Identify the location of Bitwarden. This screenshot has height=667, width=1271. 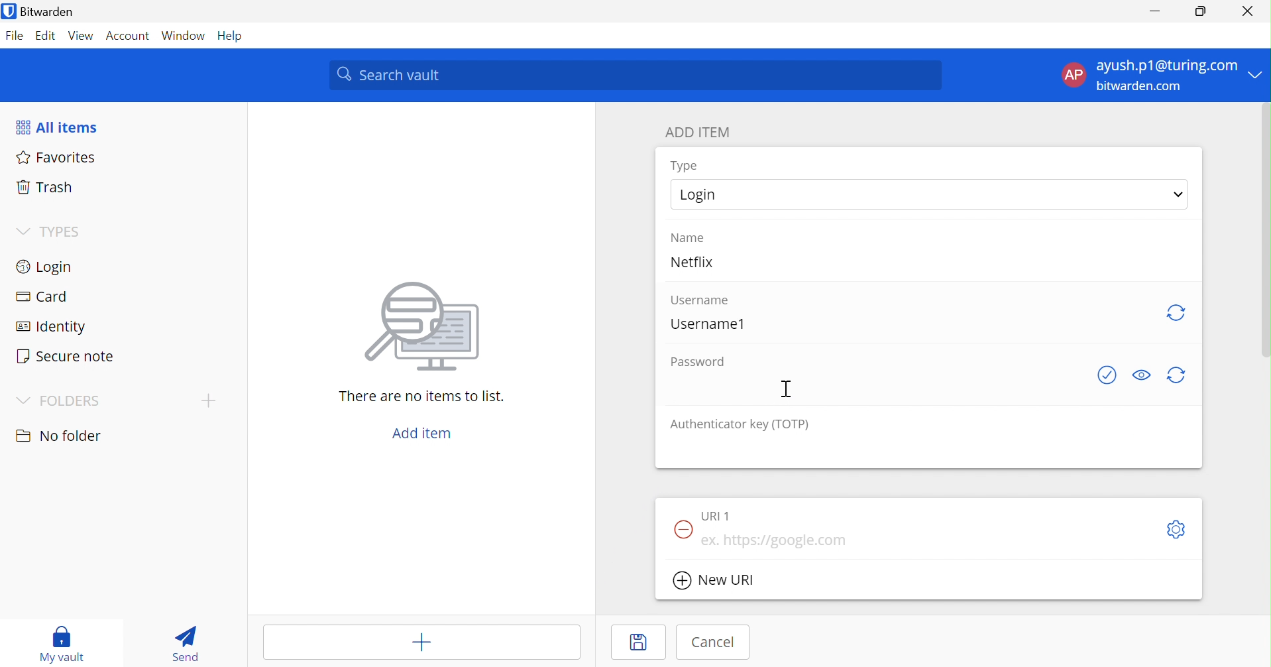
(38, 11).